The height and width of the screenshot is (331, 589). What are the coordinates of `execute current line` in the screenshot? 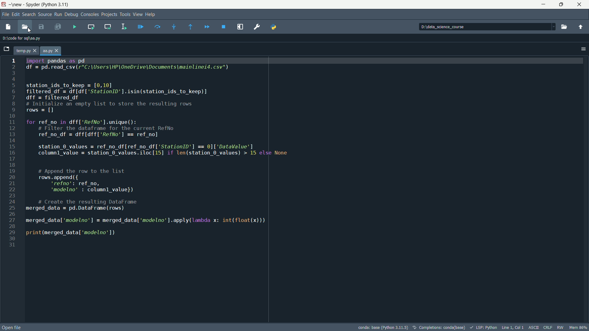 It's located at (157, 27).